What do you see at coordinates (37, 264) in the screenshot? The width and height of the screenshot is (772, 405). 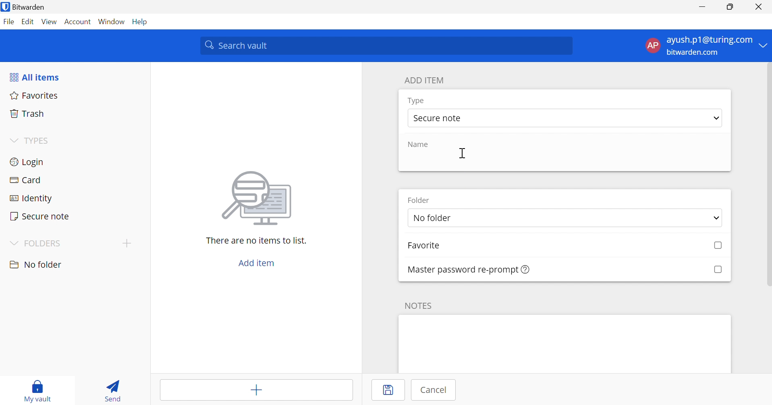 I see `No folder` at bounding box center [37, 264].